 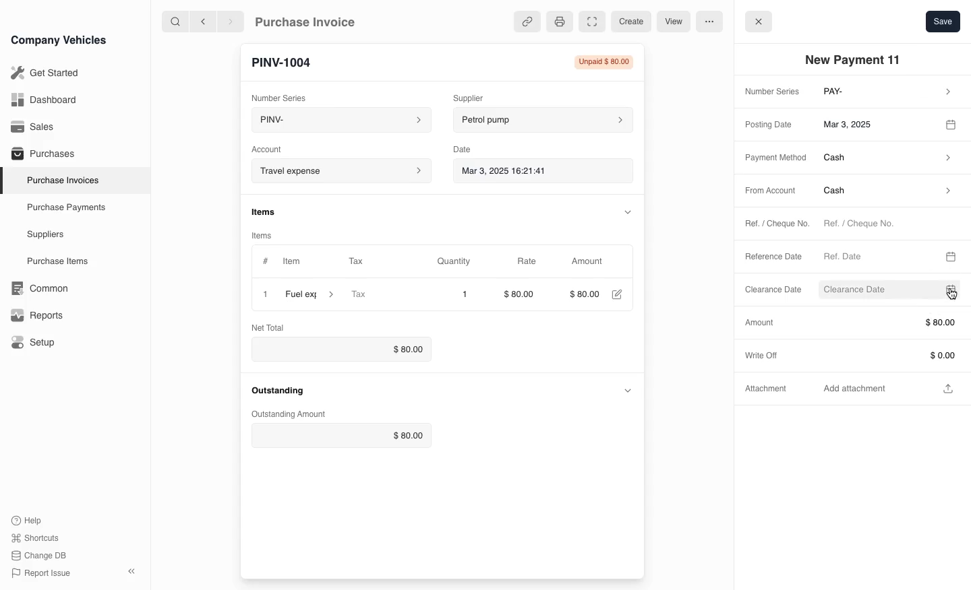 What do you see at coordinates (774, 257) in the screenshot?
I see `Reference Date` at bounding box center [774, 257].